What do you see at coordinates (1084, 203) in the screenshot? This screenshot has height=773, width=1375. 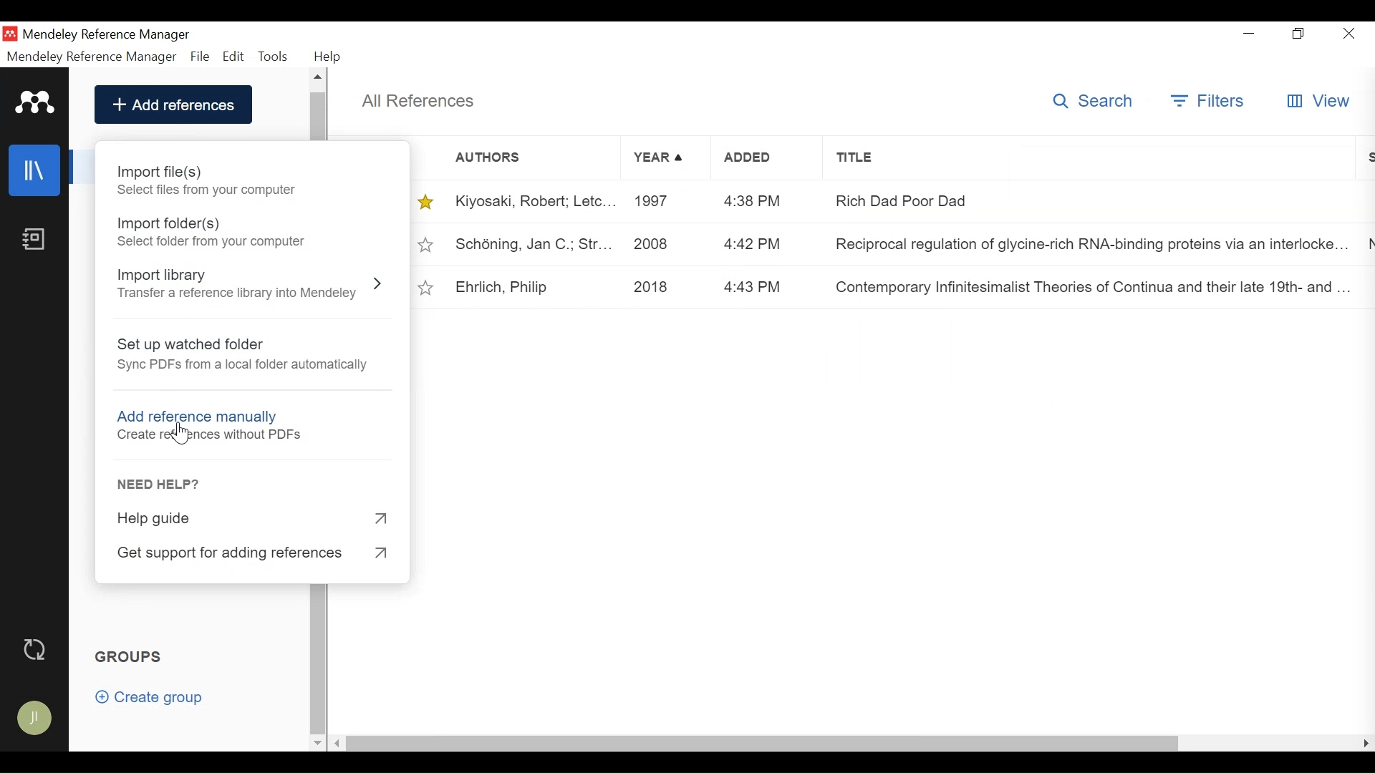 I see `Rich Dad Poor Dad` at bounding box center [1084, 203].